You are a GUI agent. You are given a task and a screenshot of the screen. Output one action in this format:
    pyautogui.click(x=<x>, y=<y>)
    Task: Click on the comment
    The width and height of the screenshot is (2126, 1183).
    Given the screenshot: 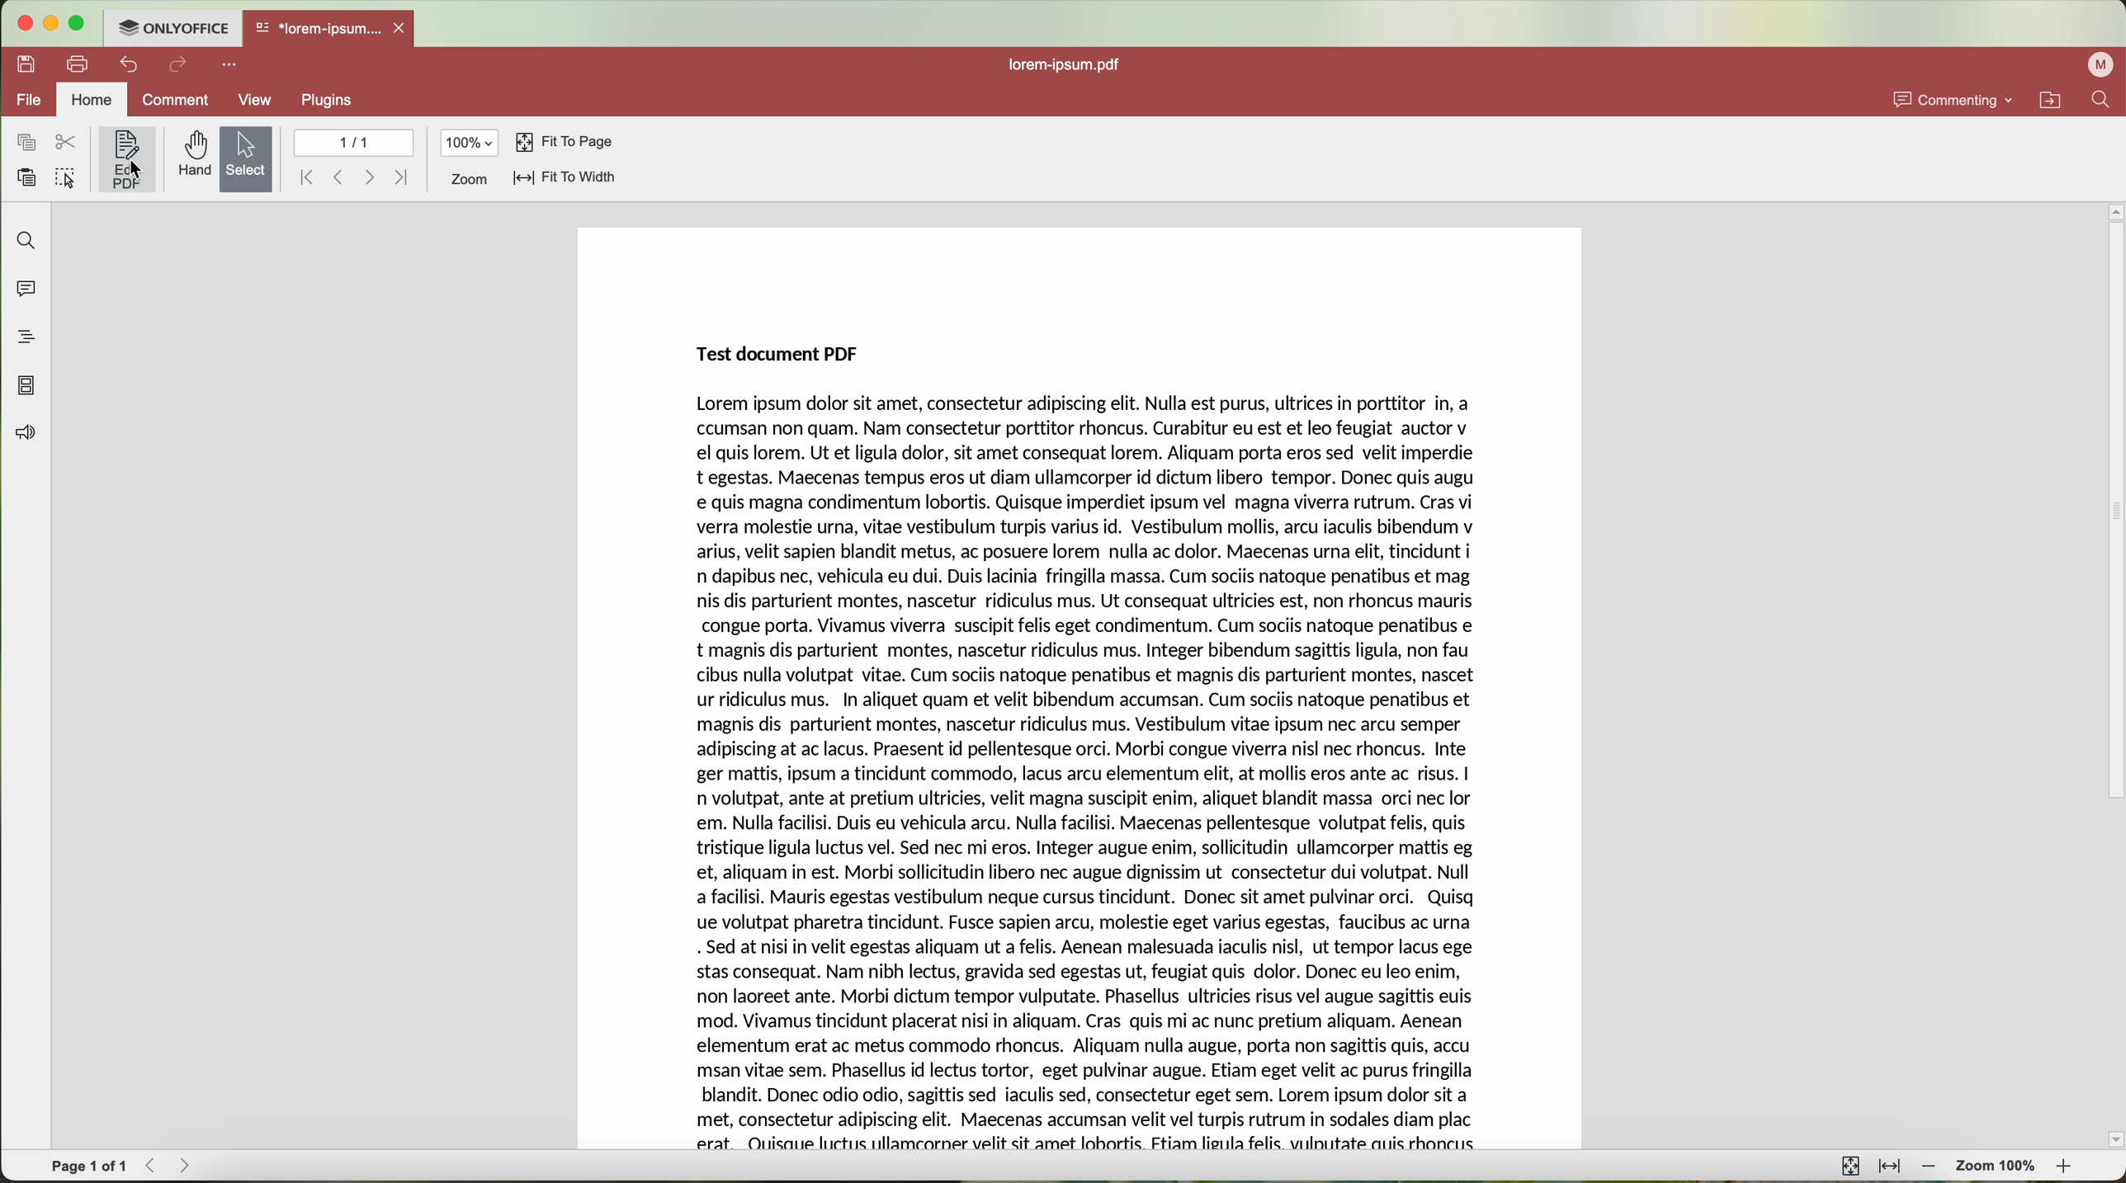 What is the action you would take?
    pyautogui.click(x=174, y=101)
    